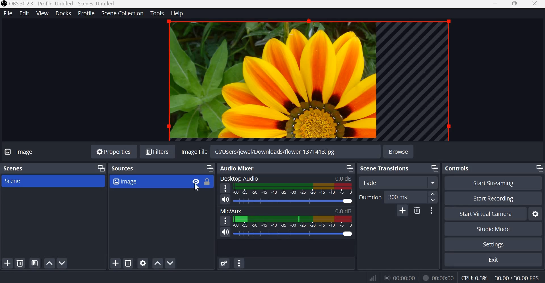  Describe the element at coordinates (8, 13) in the screenshot. I see `File` at that location.